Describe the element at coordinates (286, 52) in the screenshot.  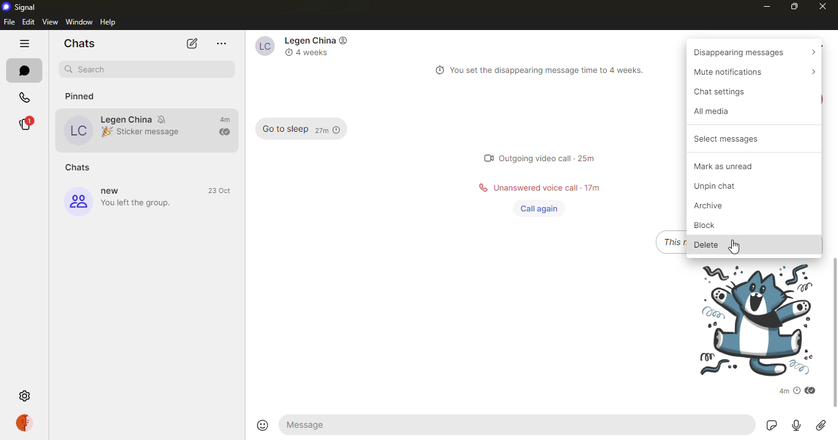
I see `clock logo` at that location.